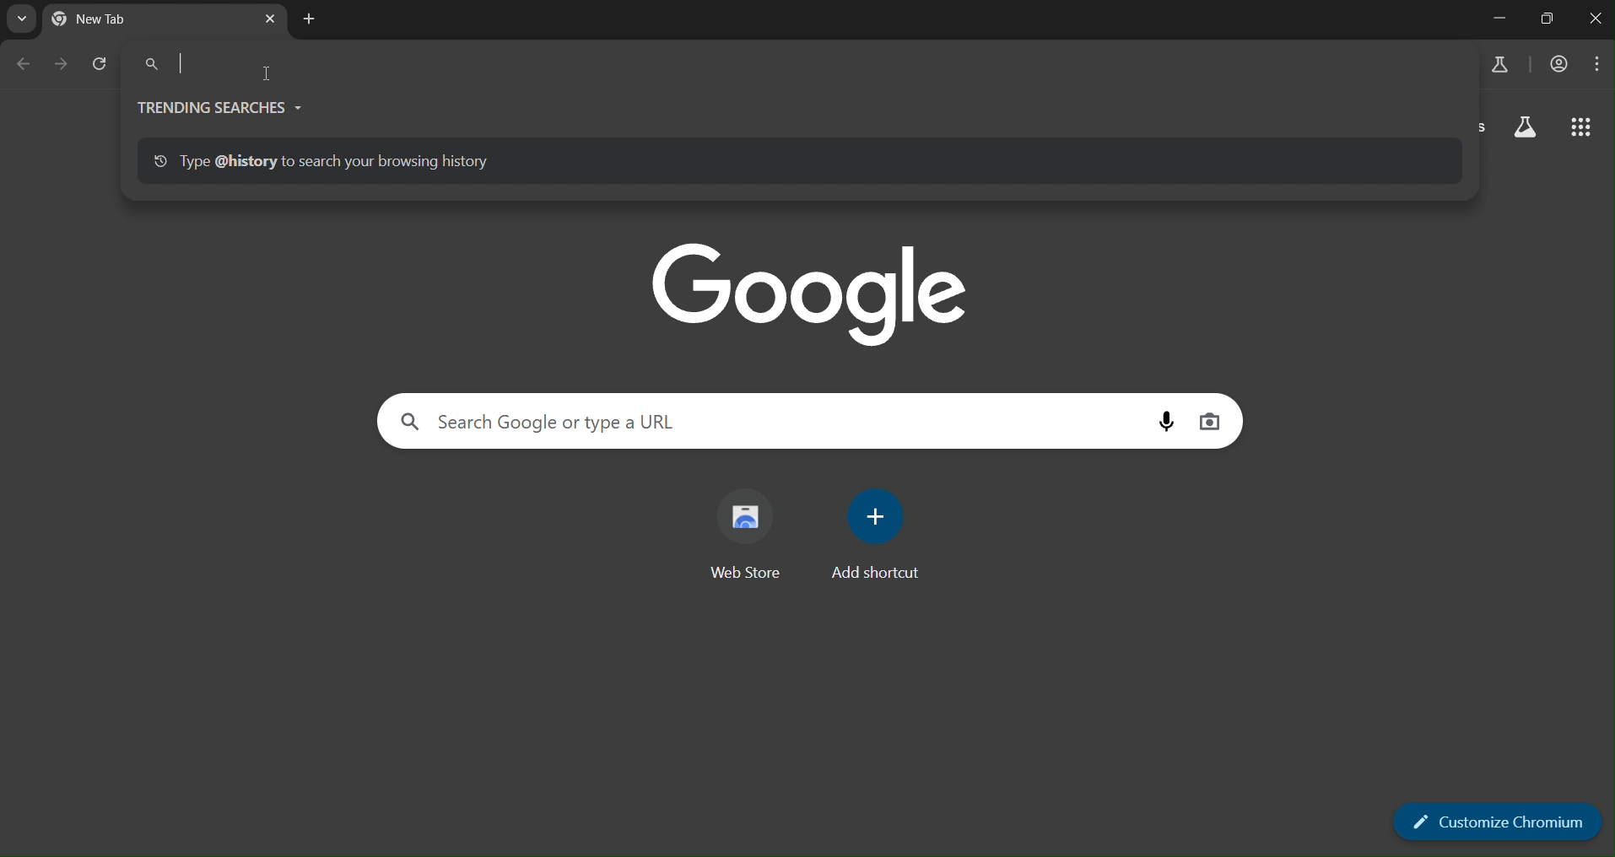 The width and height of the screenshot is (1615, 857). I want to click on customize chromium, so click(1493, 822).